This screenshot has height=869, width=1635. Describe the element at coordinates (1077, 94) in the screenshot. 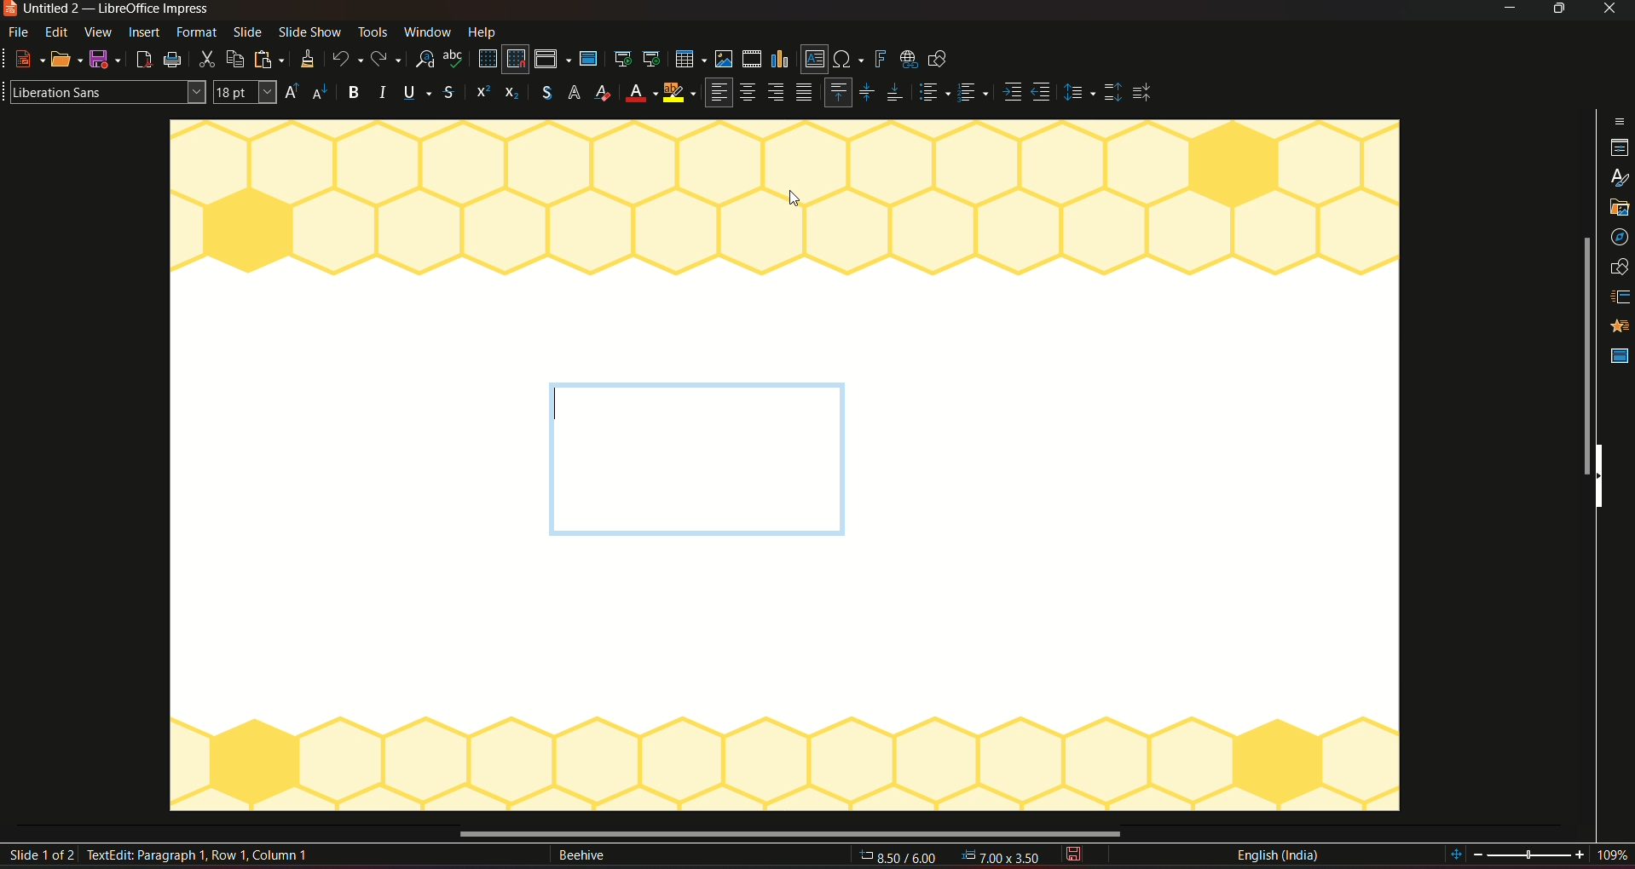

I see `Adjust paragraph` at that location.